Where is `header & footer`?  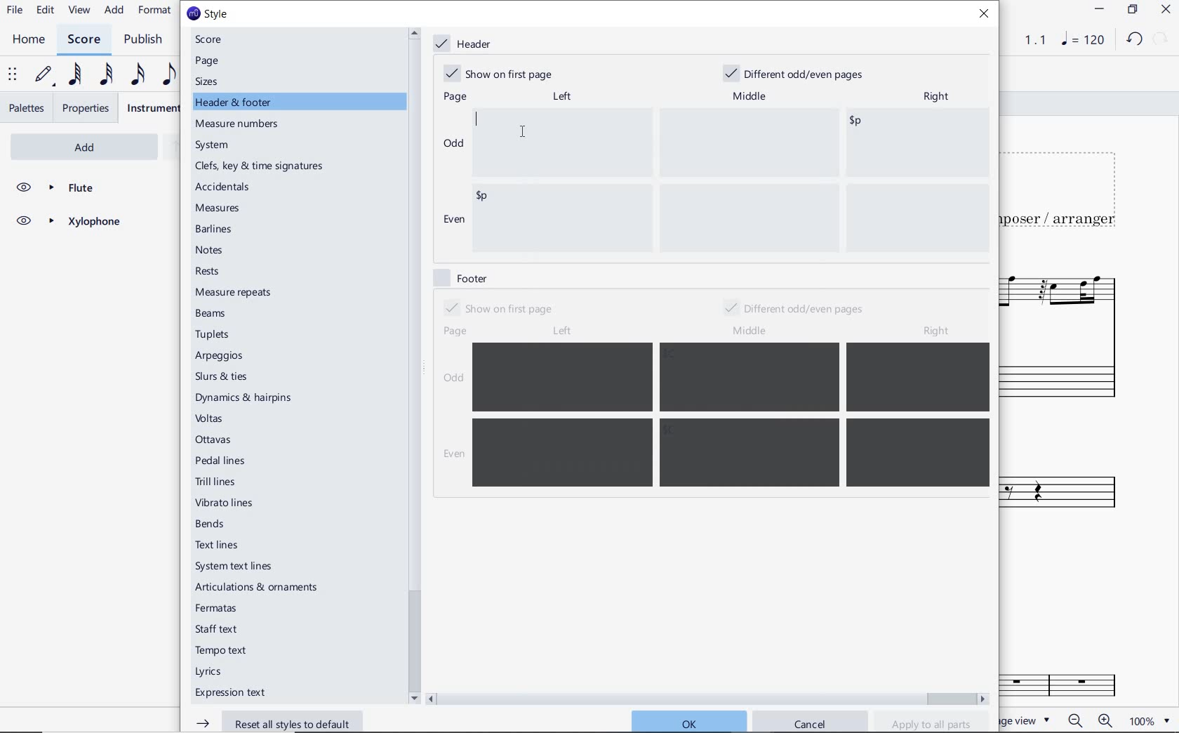
header & footer is located at coordinates (235, 103).